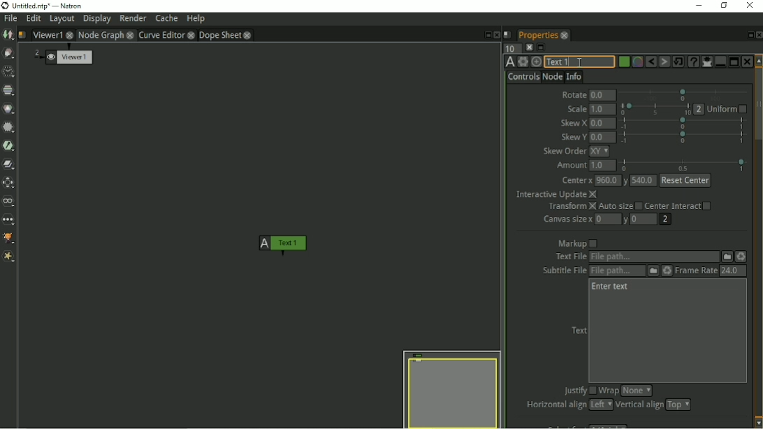 This screenshot has height=429, width=763. I want to click on Skew Order, so click(562, 151).